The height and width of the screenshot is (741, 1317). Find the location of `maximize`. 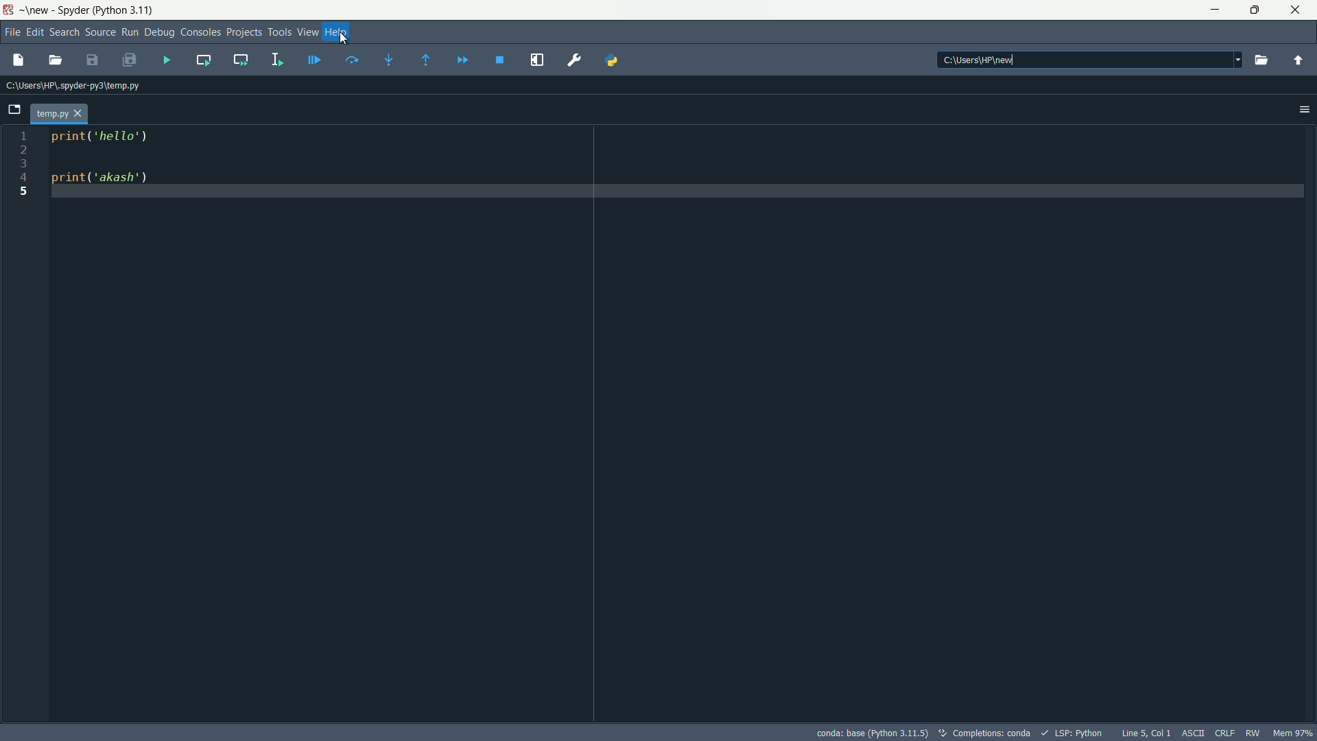

maximize is located at coordinates (1253, 11).